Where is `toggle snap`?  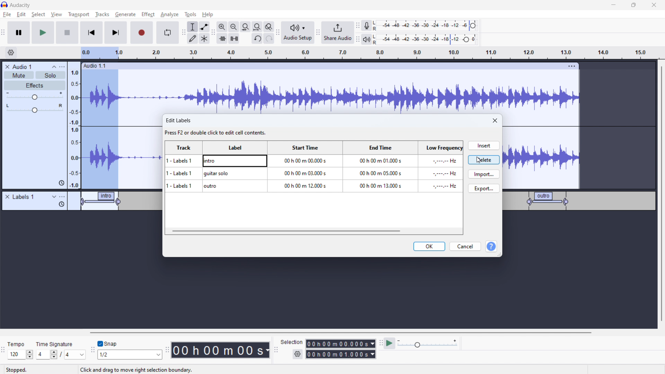
toggle snap is located at coordinates (108, 344).